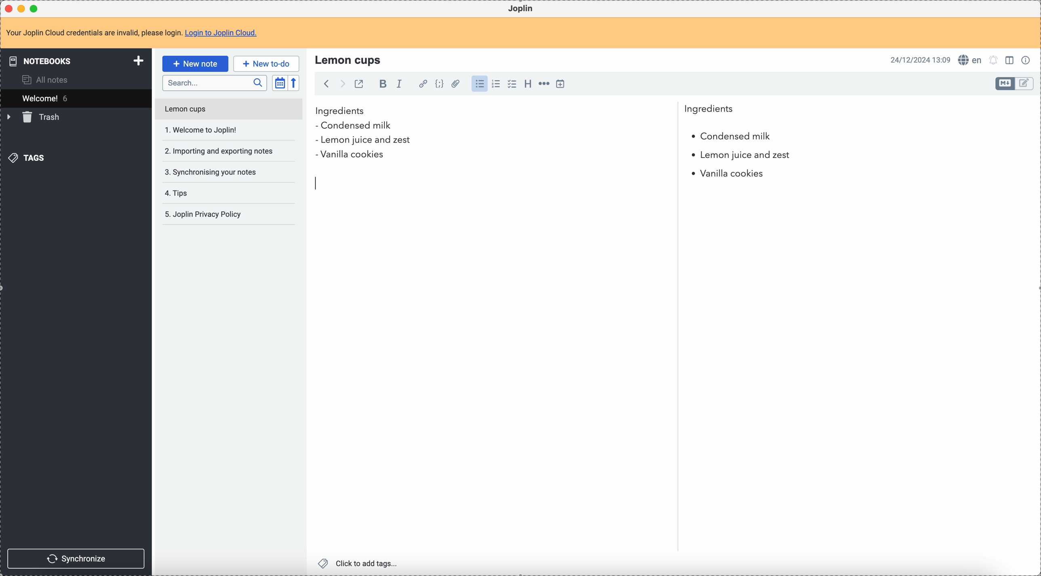  What do you see at coordinates (362, 141) in the screenshot?
I see `lemon juice and zest` at bounding box center [362, 141].